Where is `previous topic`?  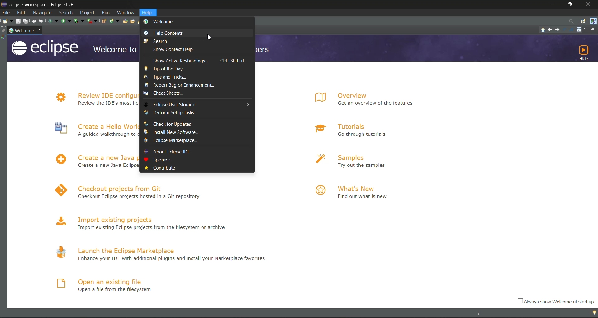 previous topic is located at coordinates (551, 30).